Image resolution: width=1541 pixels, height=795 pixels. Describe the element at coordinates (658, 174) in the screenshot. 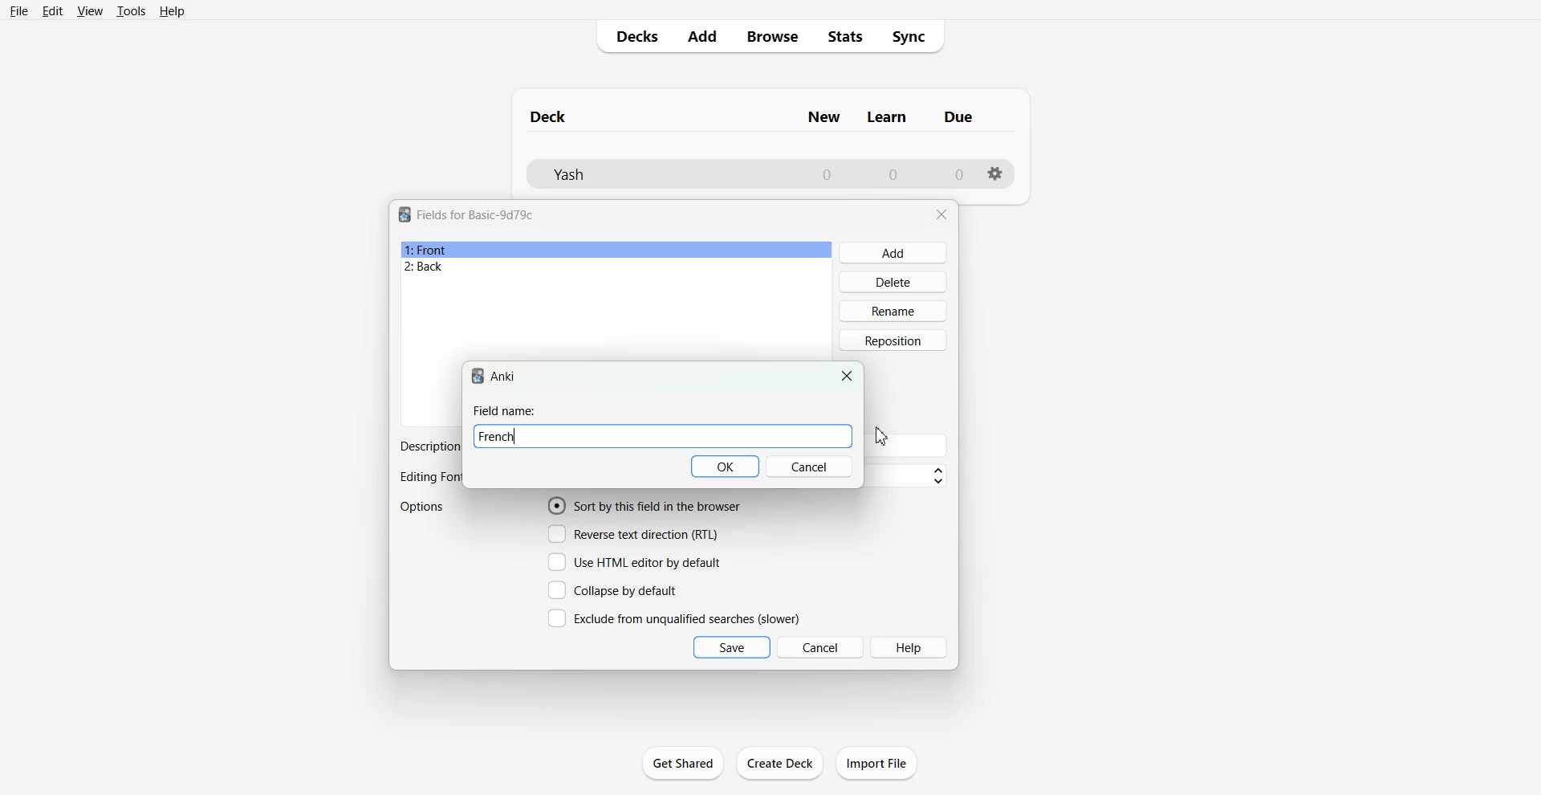

I see `Deck File` at that location.